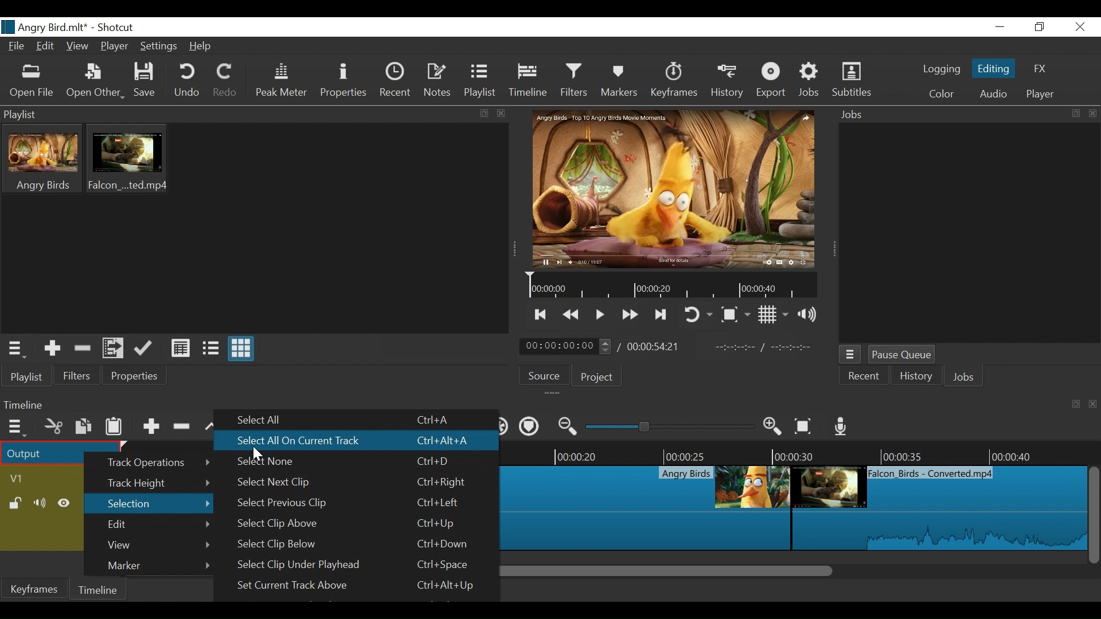  Describe the element at coordinates (1040, 28) in the screenshot. I see `Restore` at that location.